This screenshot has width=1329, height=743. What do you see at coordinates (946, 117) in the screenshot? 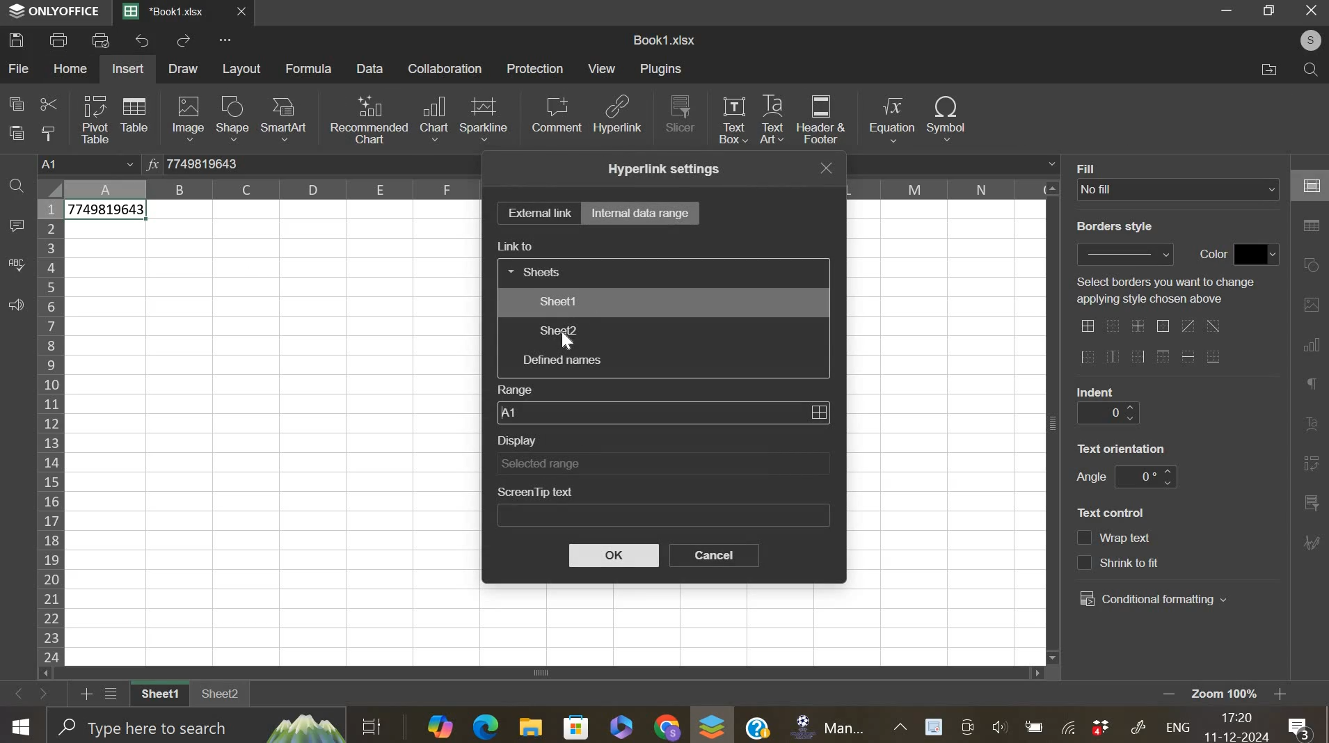
I see `symbol` at bounding box center [946, 117].